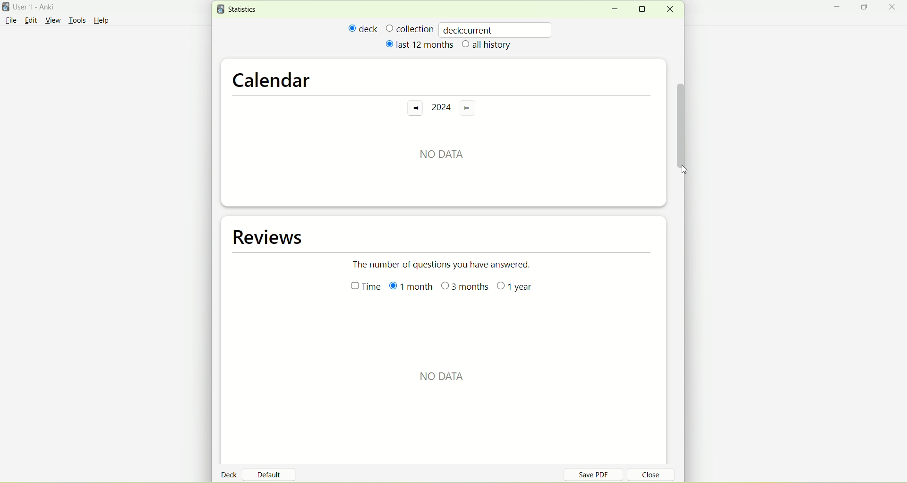 The height and width of the screenshot is (483, 907). I want to click on save PDF, so click(599, 474).